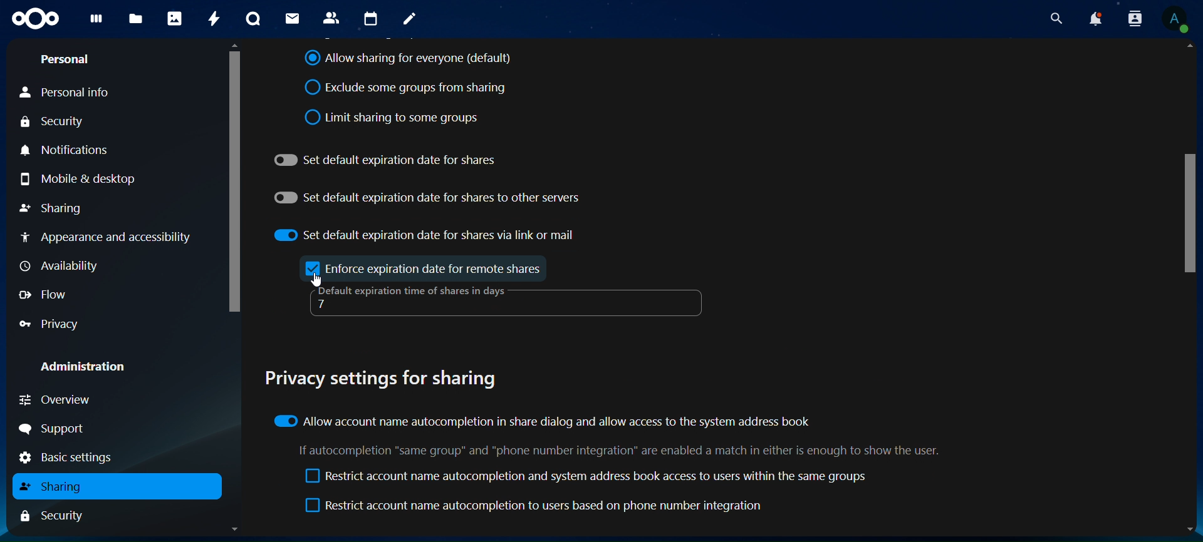  I want to click on overview, so click(56, 401).